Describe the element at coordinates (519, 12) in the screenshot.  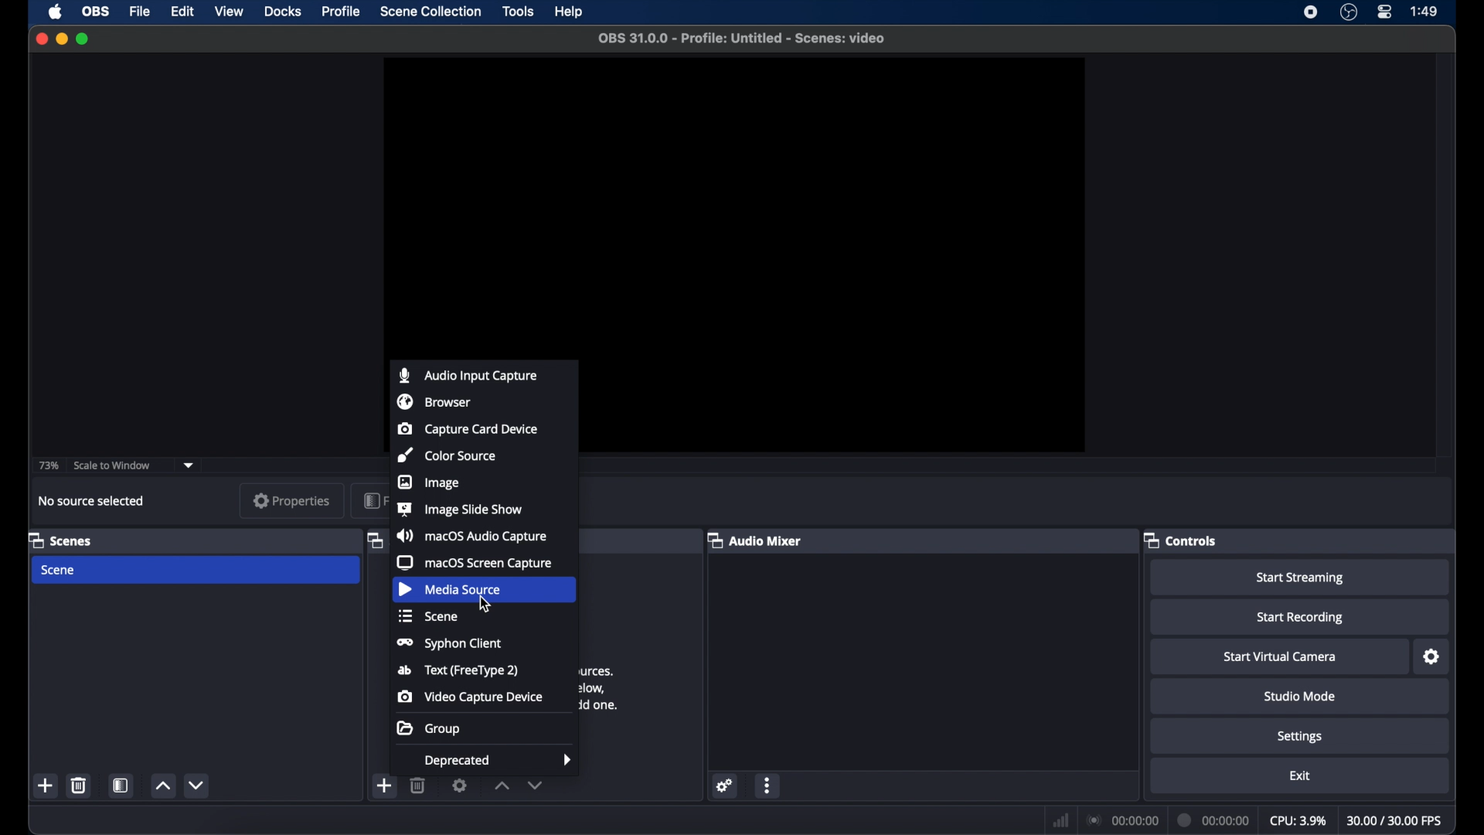
I see `tools` at that location.